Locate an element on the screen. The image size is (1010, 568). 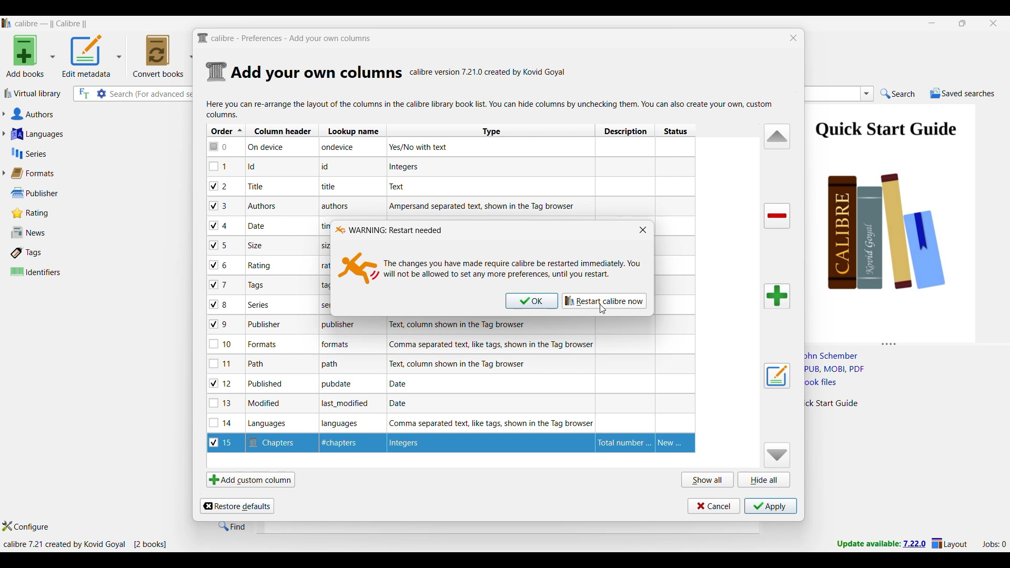
checkbox - 10 is located at coordinates (223, 345).